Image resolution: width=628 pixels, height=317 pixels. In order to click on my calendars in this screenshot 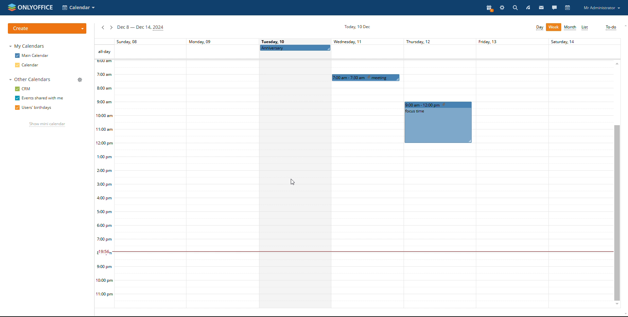, I will do `click(28, 46)`.